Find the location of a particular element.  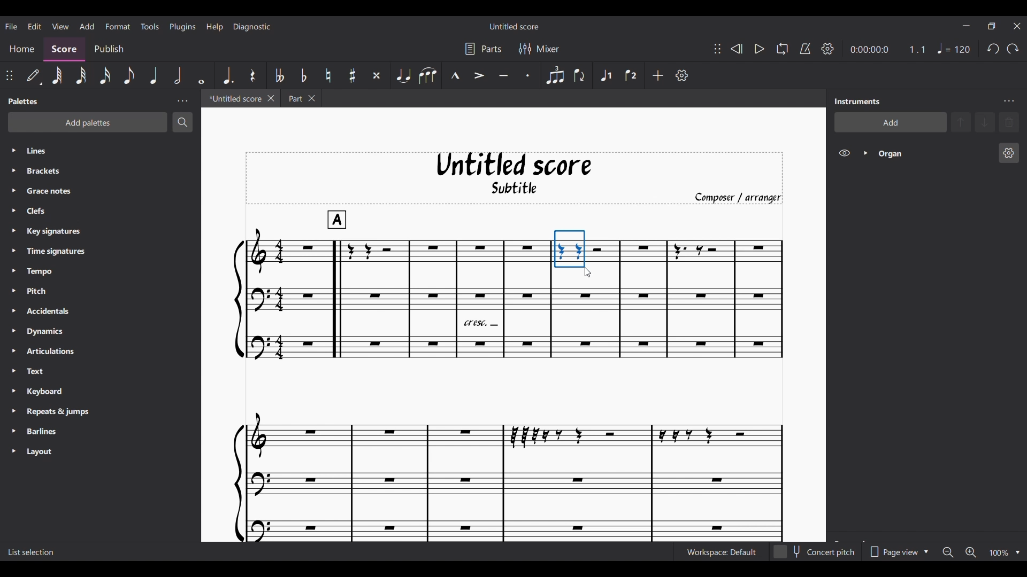

Cursor position unchanged is located at coordinates (587, 272).